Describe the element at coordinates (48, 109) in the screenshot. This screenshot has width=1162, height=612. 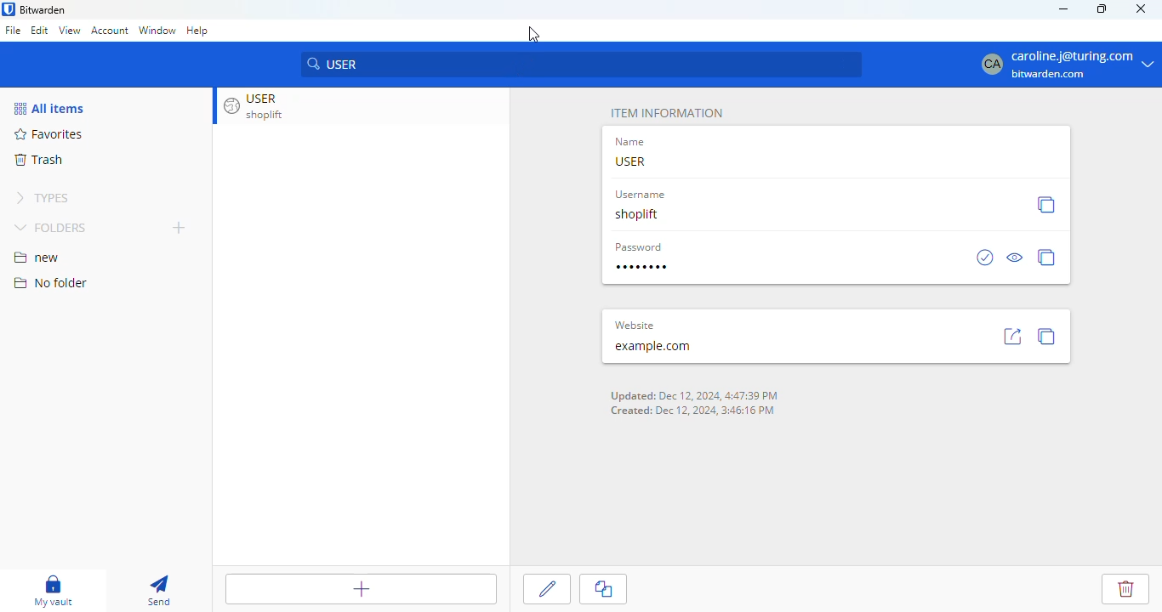
I see `All items` at that location.